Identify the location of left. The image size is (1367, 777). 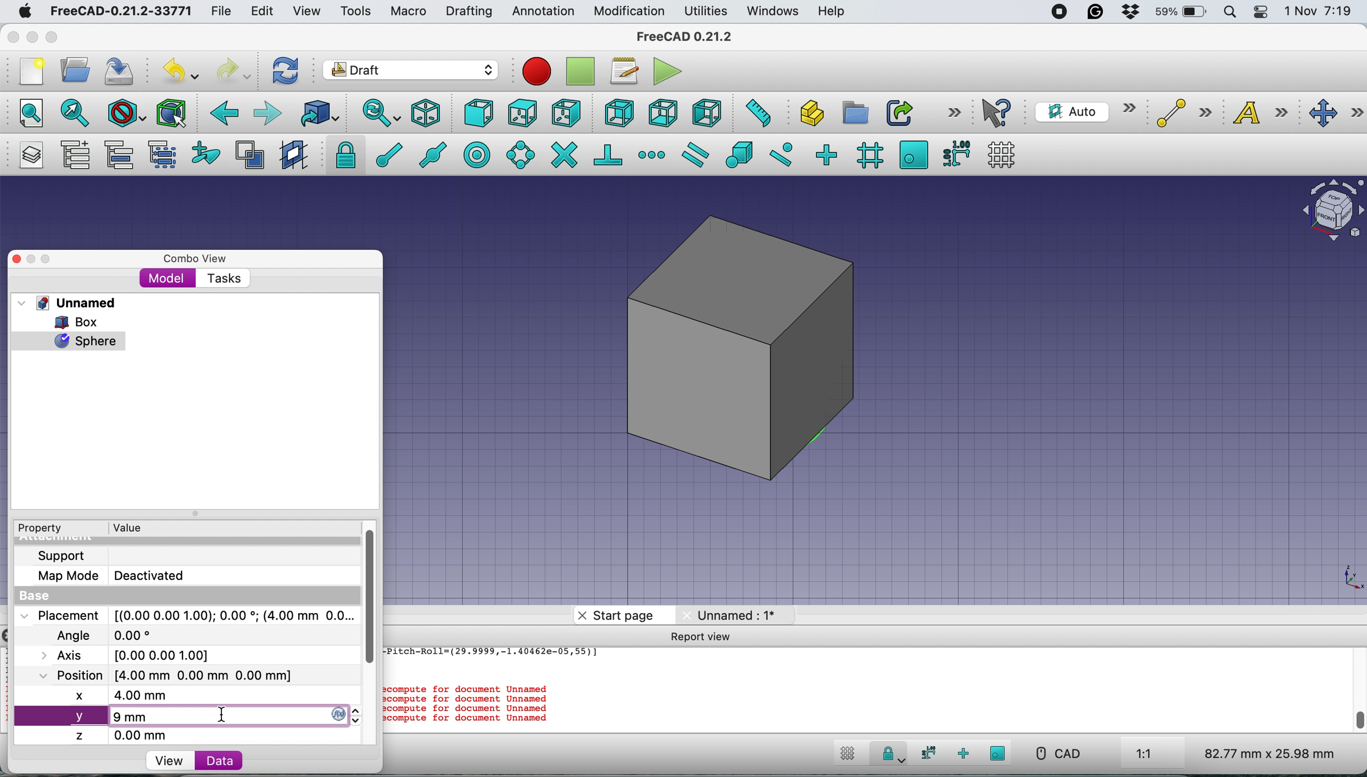
(706, 113).